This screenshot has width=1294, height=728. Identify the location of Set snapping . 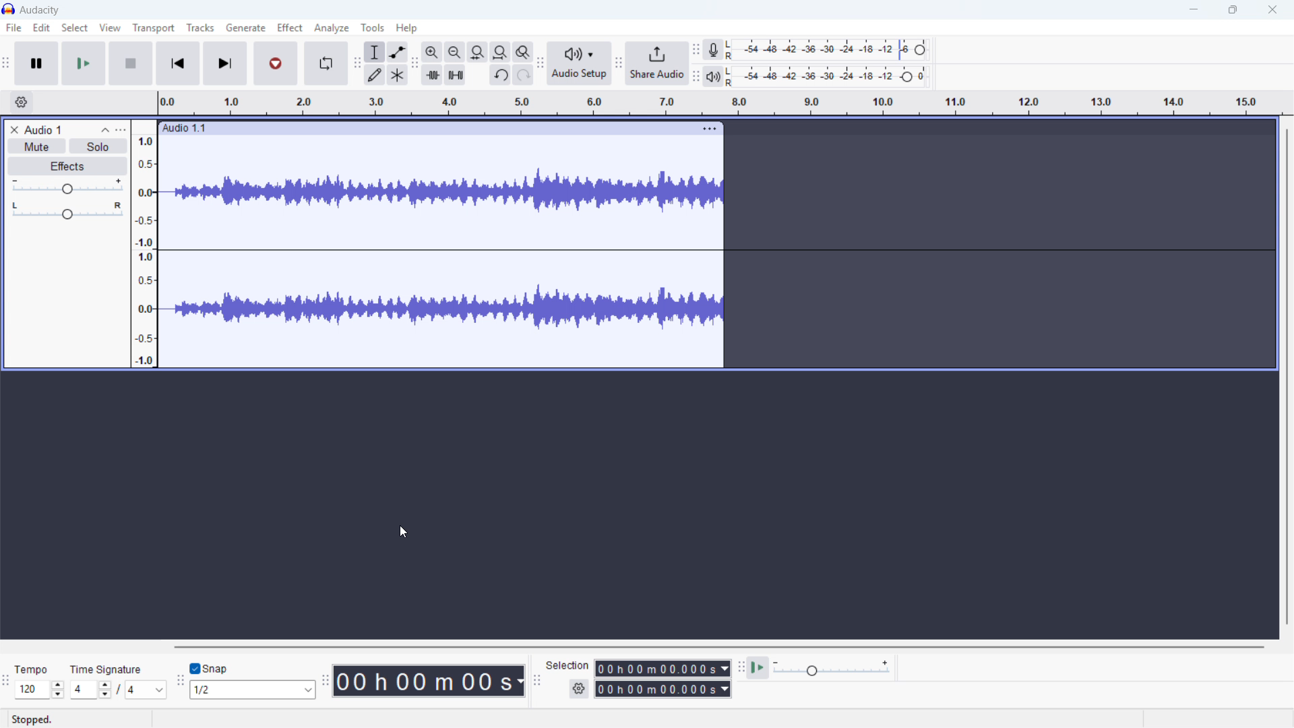
(252, 690).